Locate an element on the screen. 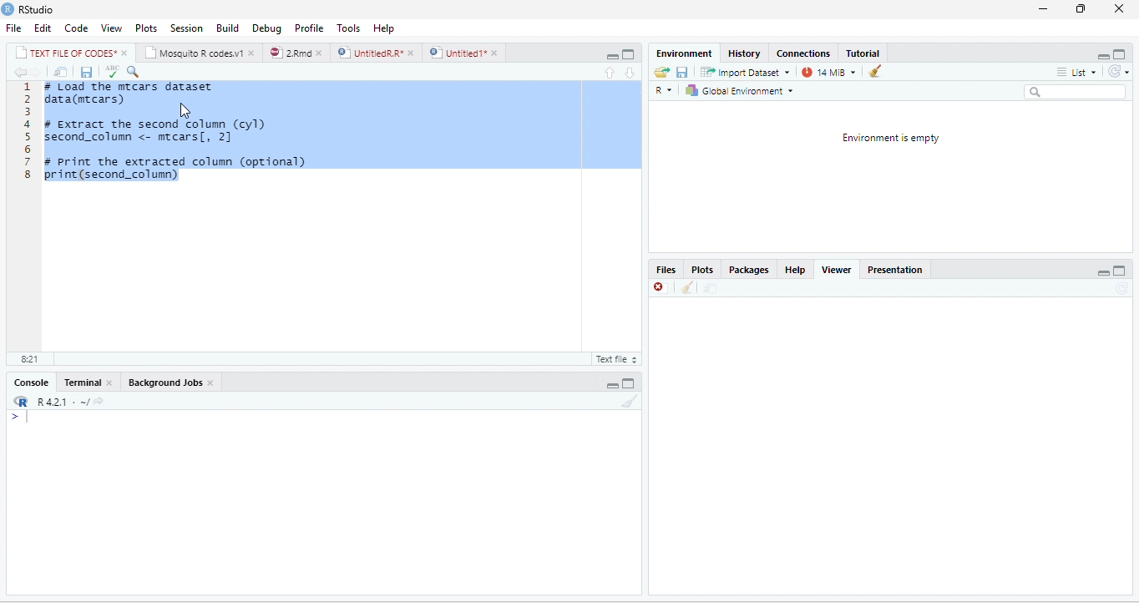 The image size is (1139, 603). minimize is located at coordinates (1105, 53).